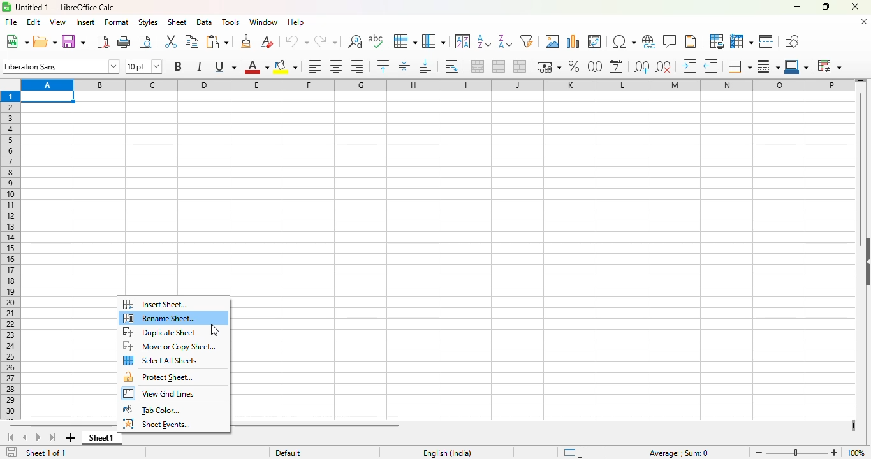  What do you see at coordinates (46, 453) in the screenshot?
I see `sheet 1 of 1` at bounding box center [46, 453].